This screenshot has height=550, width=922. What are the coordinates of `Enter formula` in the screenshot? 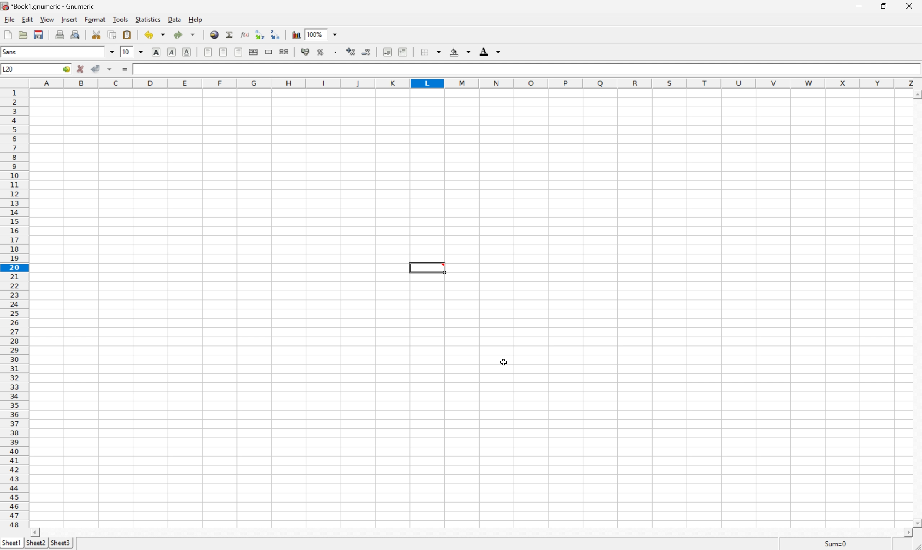 It's located at (125, 70).